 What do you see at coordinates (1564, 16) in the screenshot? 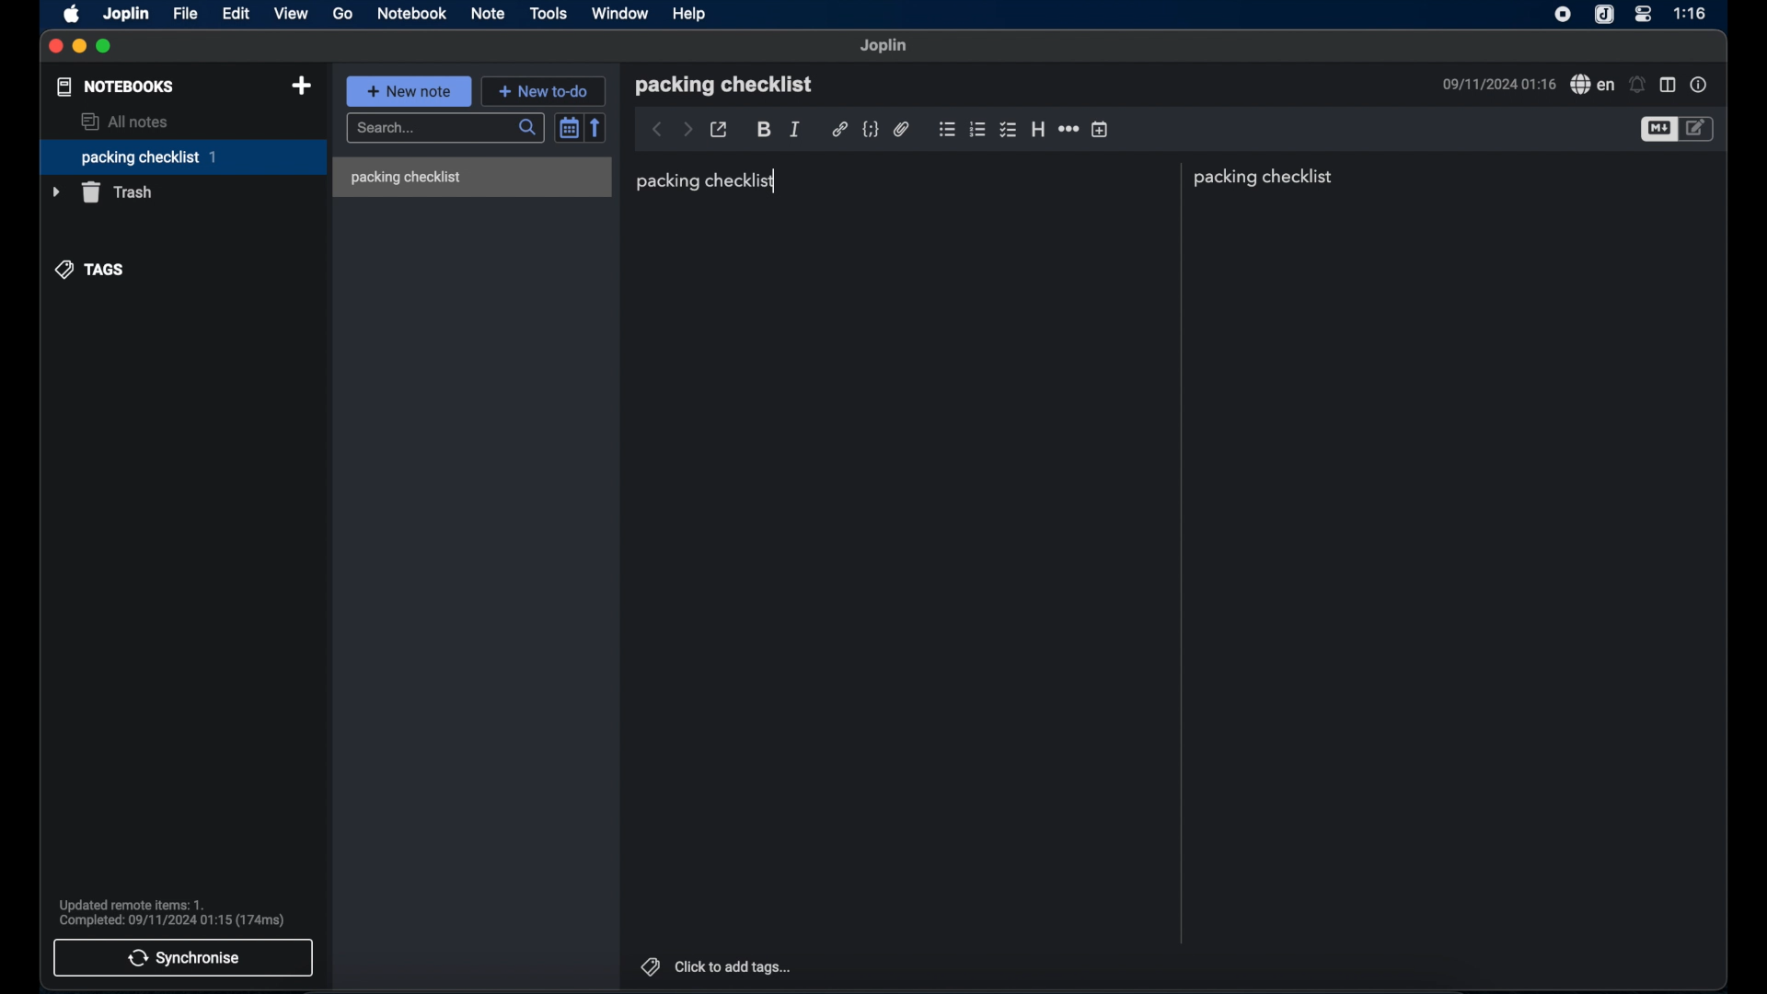
I see `screen recorder icon` at bounding box center [1564, 16].